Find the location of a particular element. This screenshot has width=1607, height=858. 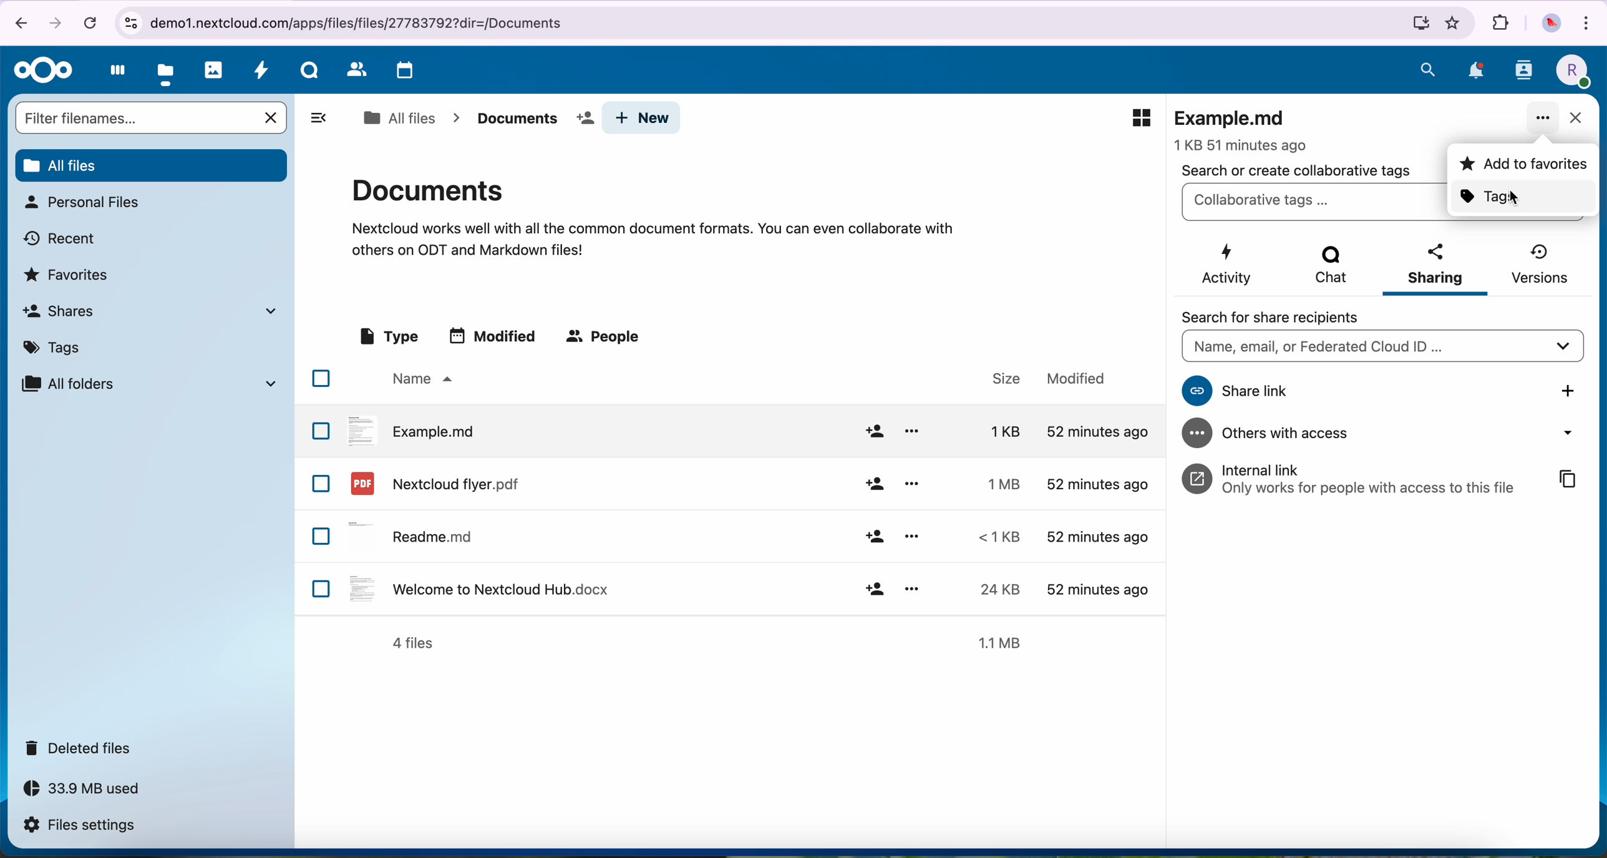

size is located at coordinates (996, 537).